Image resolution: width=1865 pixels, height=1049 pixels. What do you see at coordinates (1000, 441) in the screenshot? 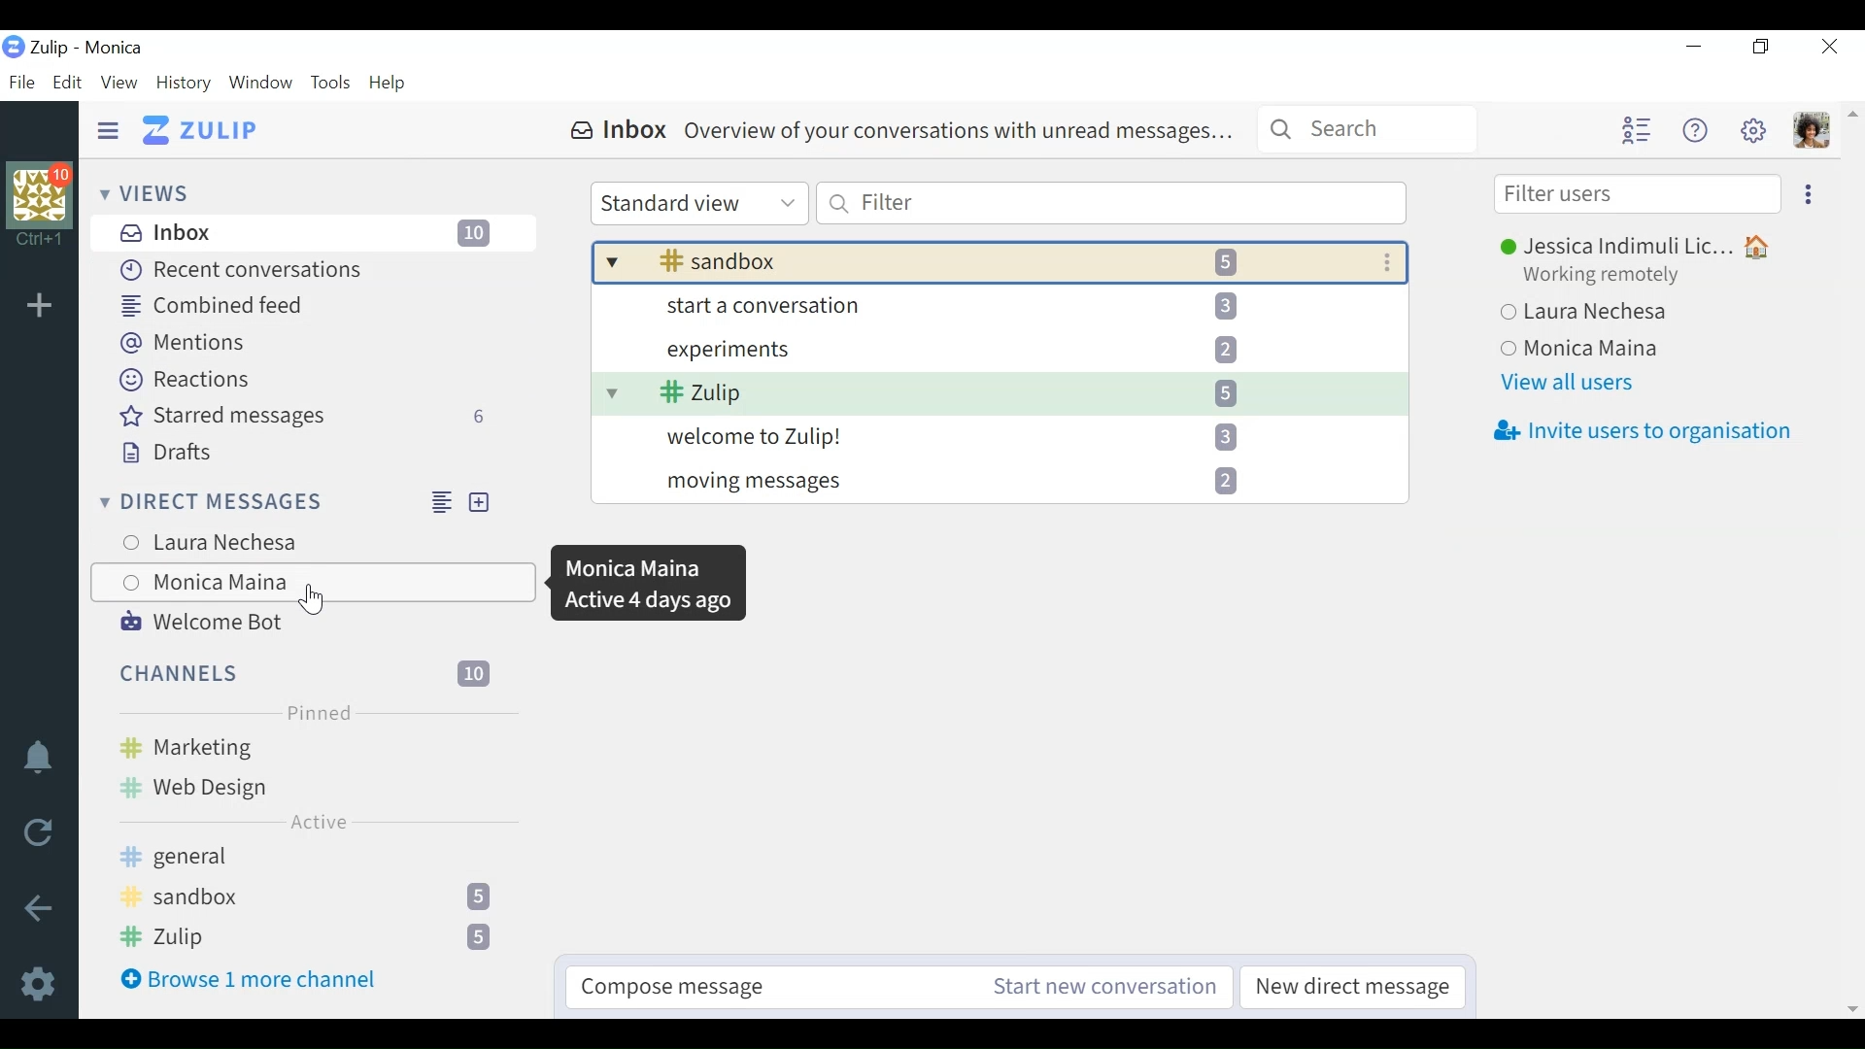
I see `welcome to Zulip!` at bounding box center [1000, 441].